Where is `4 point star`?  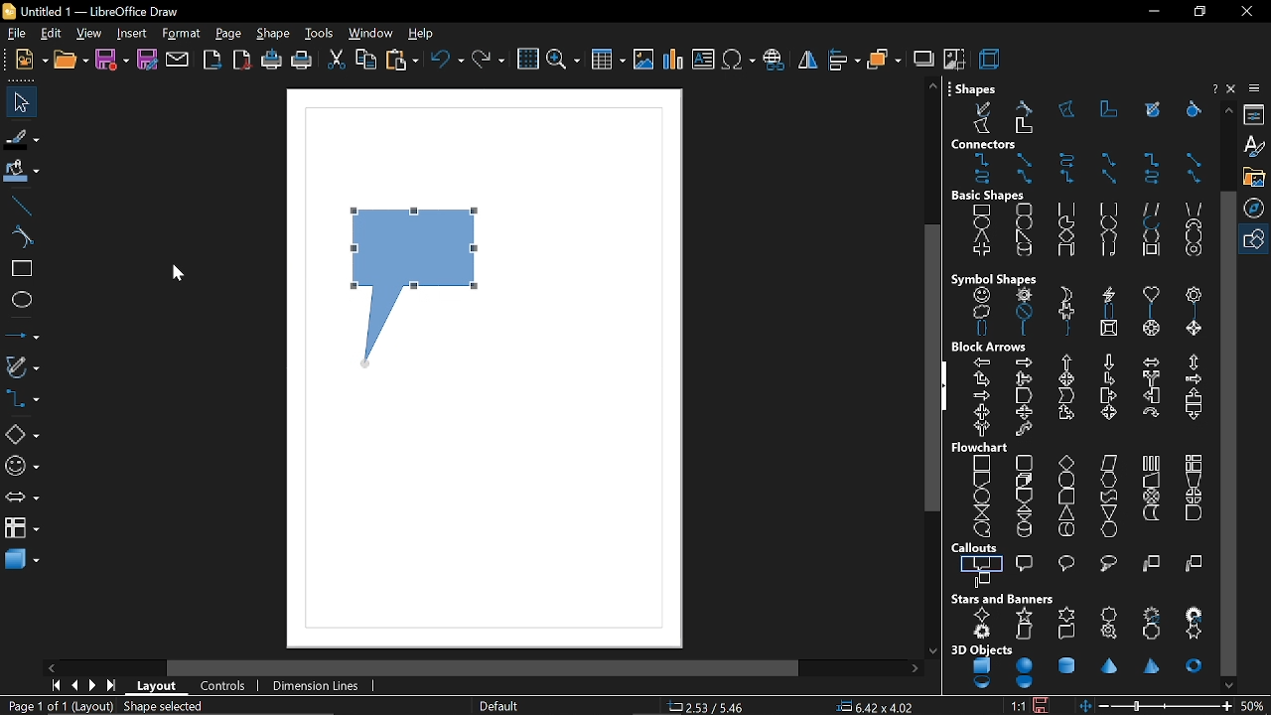
4 point star is located at coordinates (983, 615).